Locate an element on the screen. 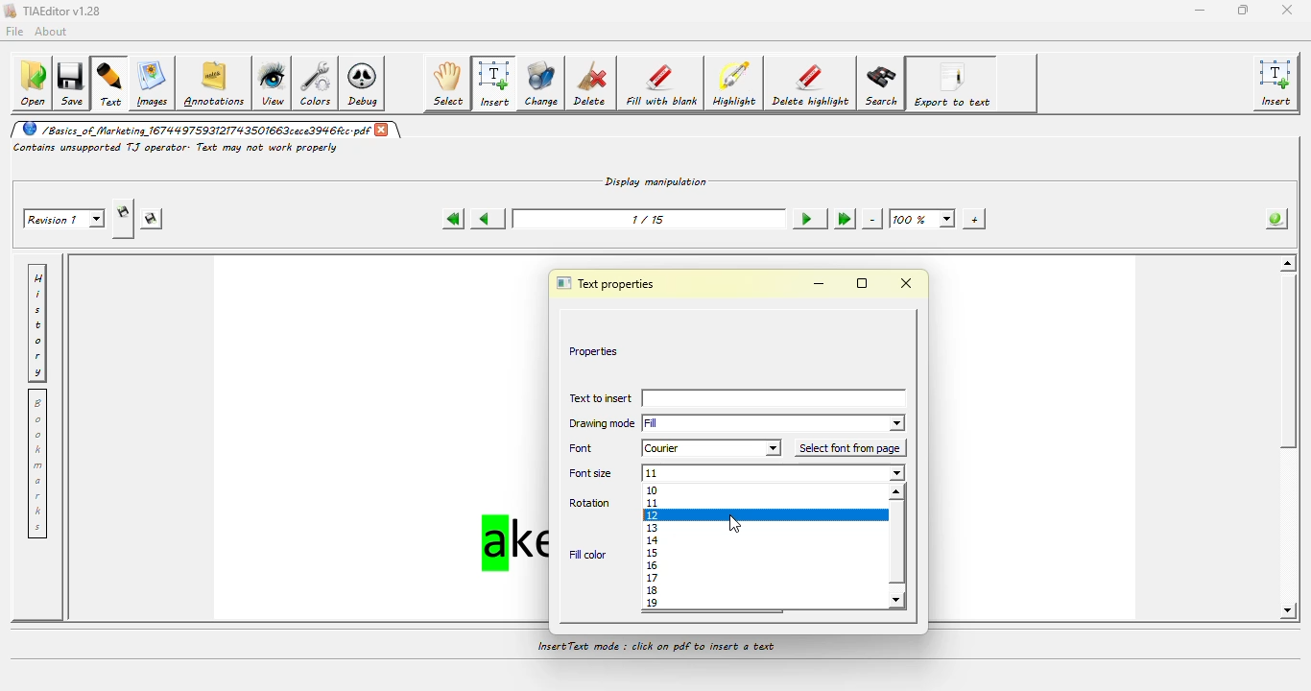 The image size is (1311, 691). Text properties is located at coordinates (609, 282).